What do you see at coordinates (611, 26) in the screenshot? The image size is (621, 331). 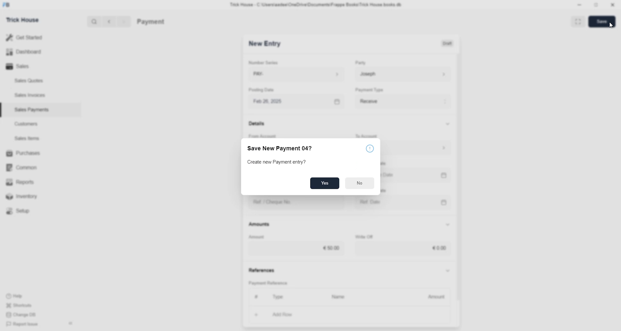 I see `cursor` at bounding box center [611, 26].